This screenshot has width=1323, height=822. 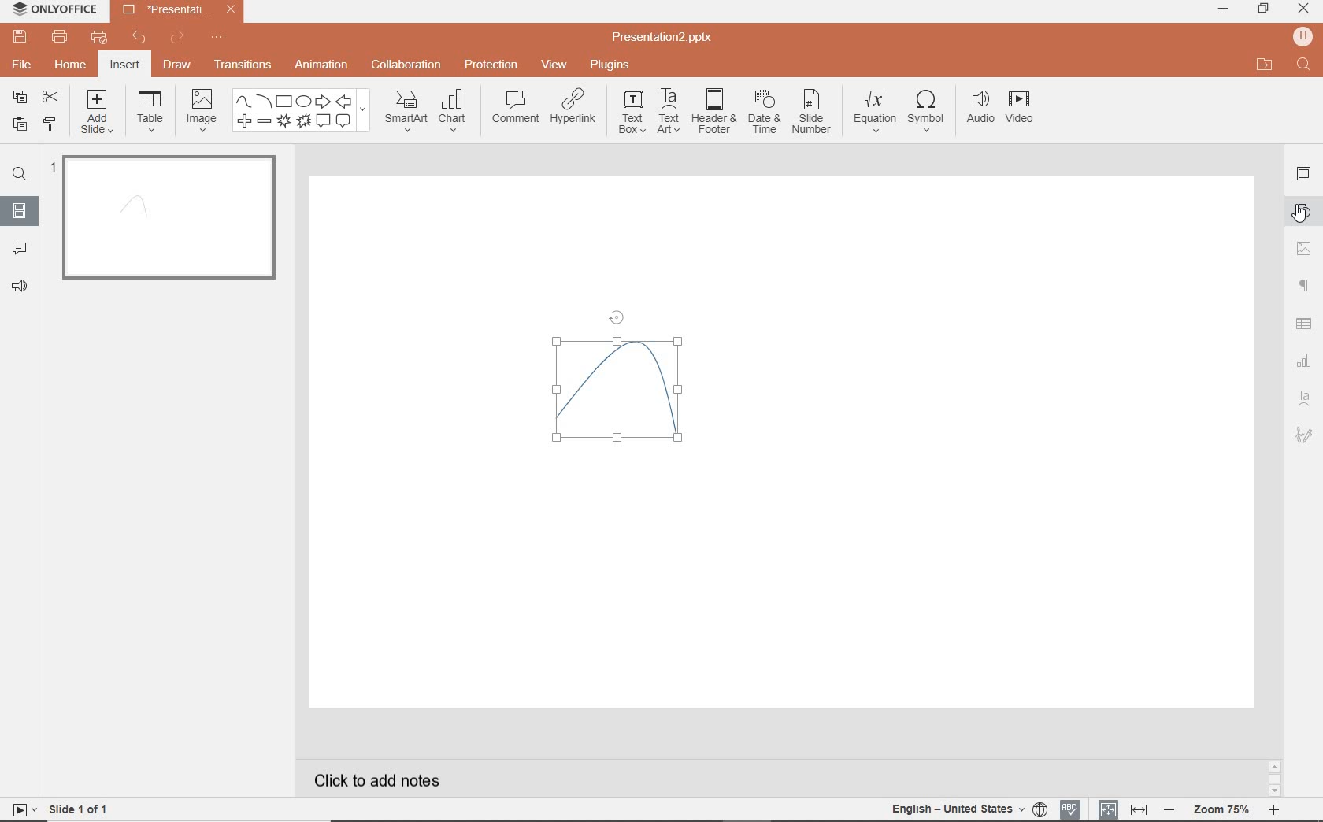 I want to click on table settings, so click(x=1306, y=322).